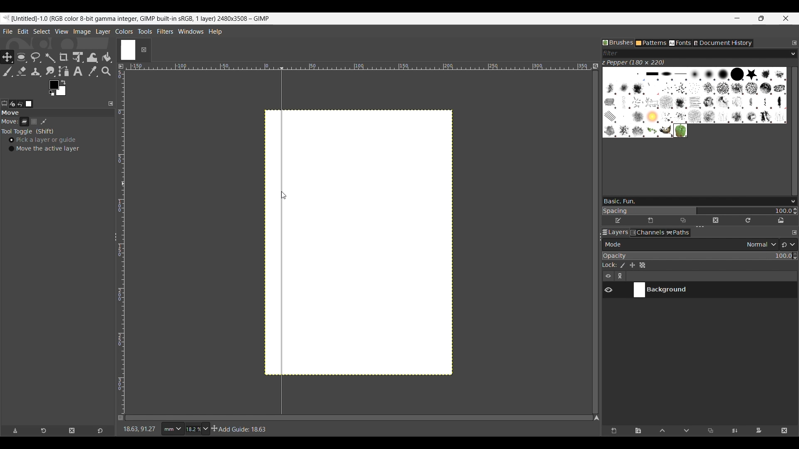 The width and height of the screenshot is (799, 449). I want to click on Current zoom factor, so click(193, 429).